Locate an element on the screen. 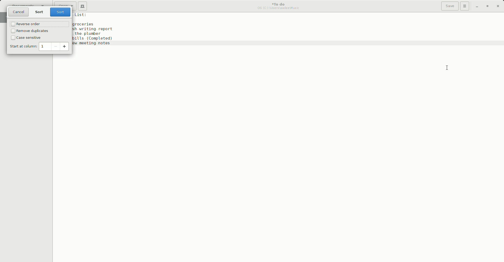  Options is located at coordinates (465, 6).